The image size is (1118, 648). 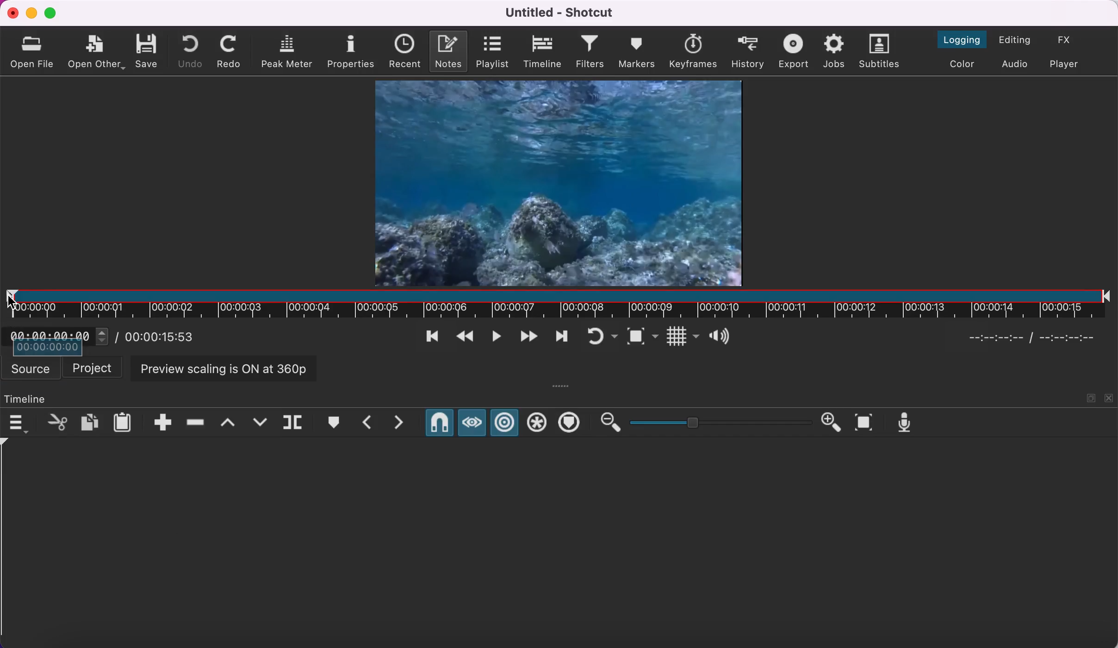 I want to click on play quickly backwards, so click(x=464, y=338).